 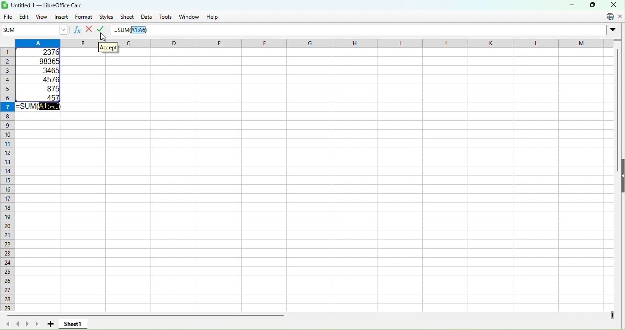 I want to click on 3465, so click(x=48, y=70).